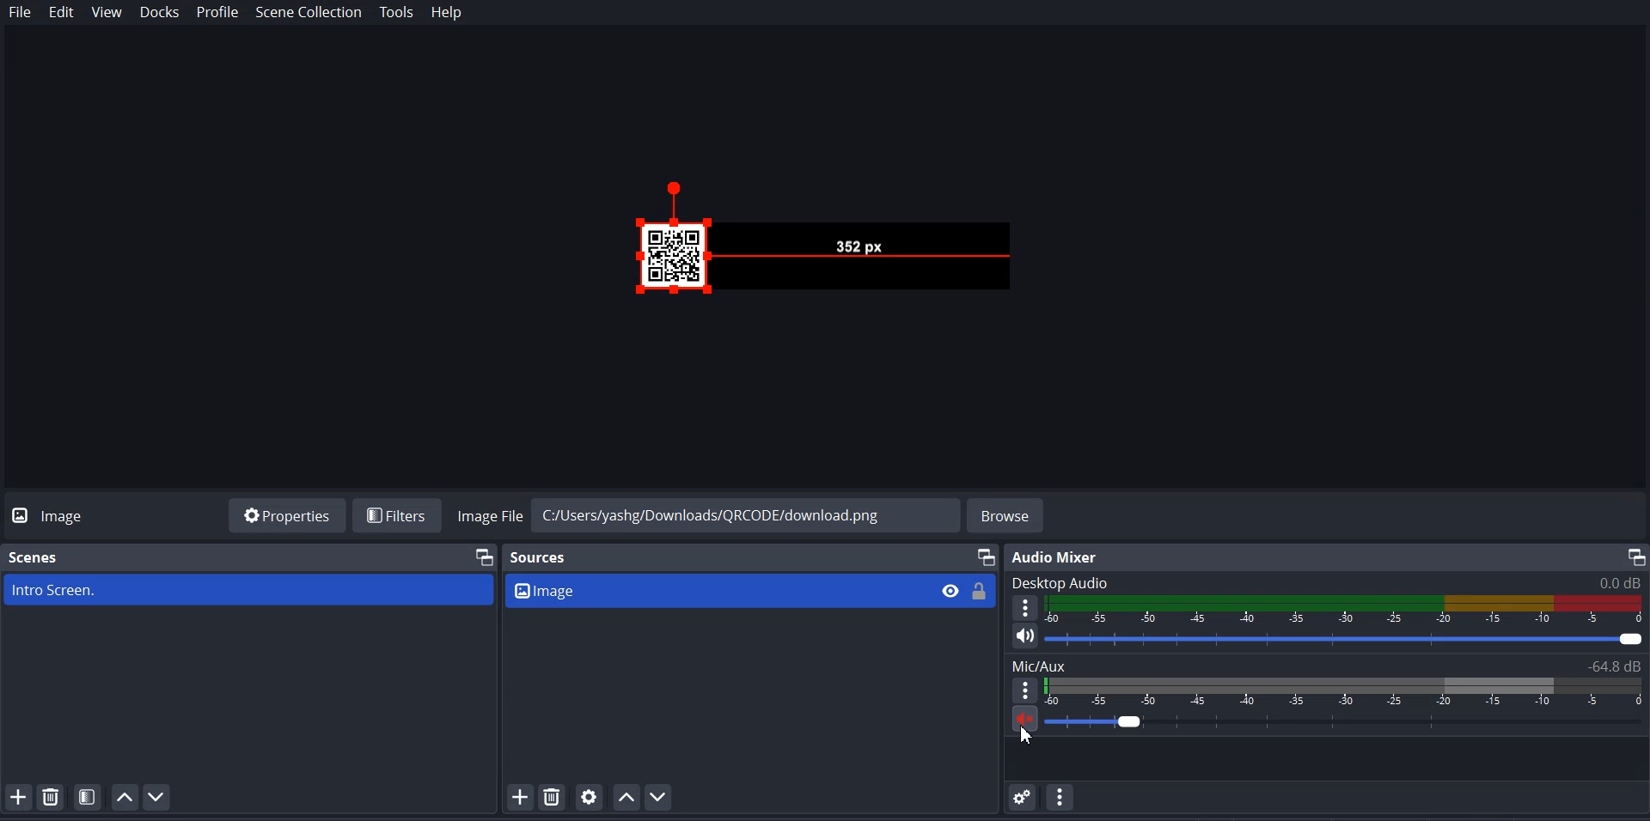  Describe the element at coordinates (36, 557) in the screenshot. I see `Scene` at that location.